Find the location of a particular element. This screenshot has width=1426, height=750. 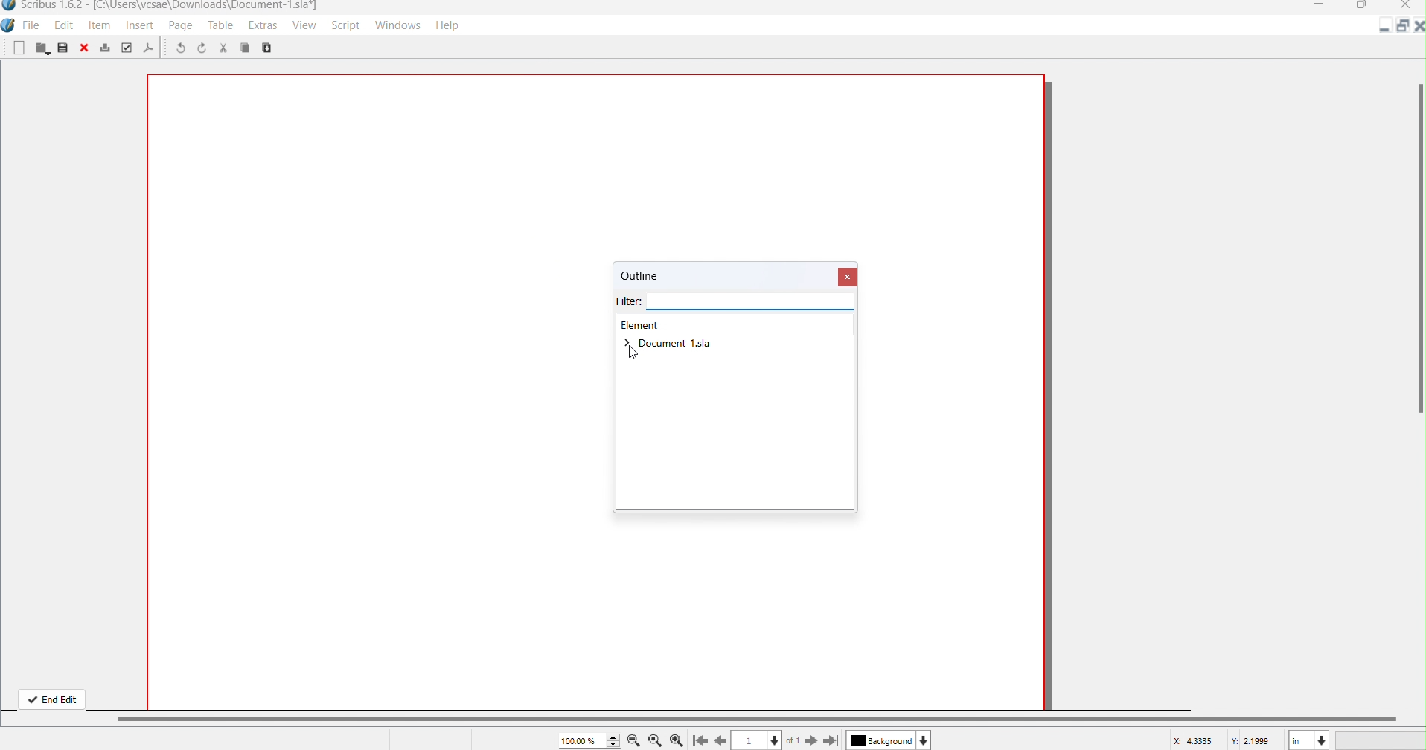

vertical scroll bar is located at coordinates (769, 717).